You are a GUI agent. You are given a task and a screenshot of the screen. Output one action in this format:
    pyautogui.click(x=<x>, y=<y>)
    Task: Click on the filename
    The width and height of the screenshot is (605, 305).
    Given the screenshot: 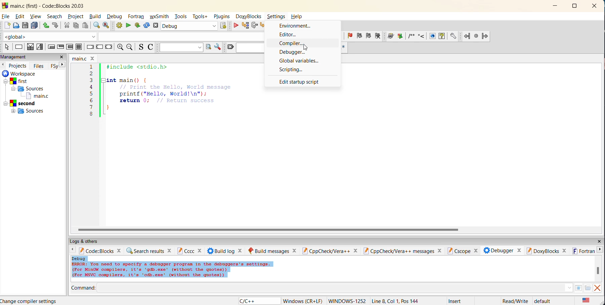 What is the action you would take?
    pyautogui.click(x=83, y=58)
    